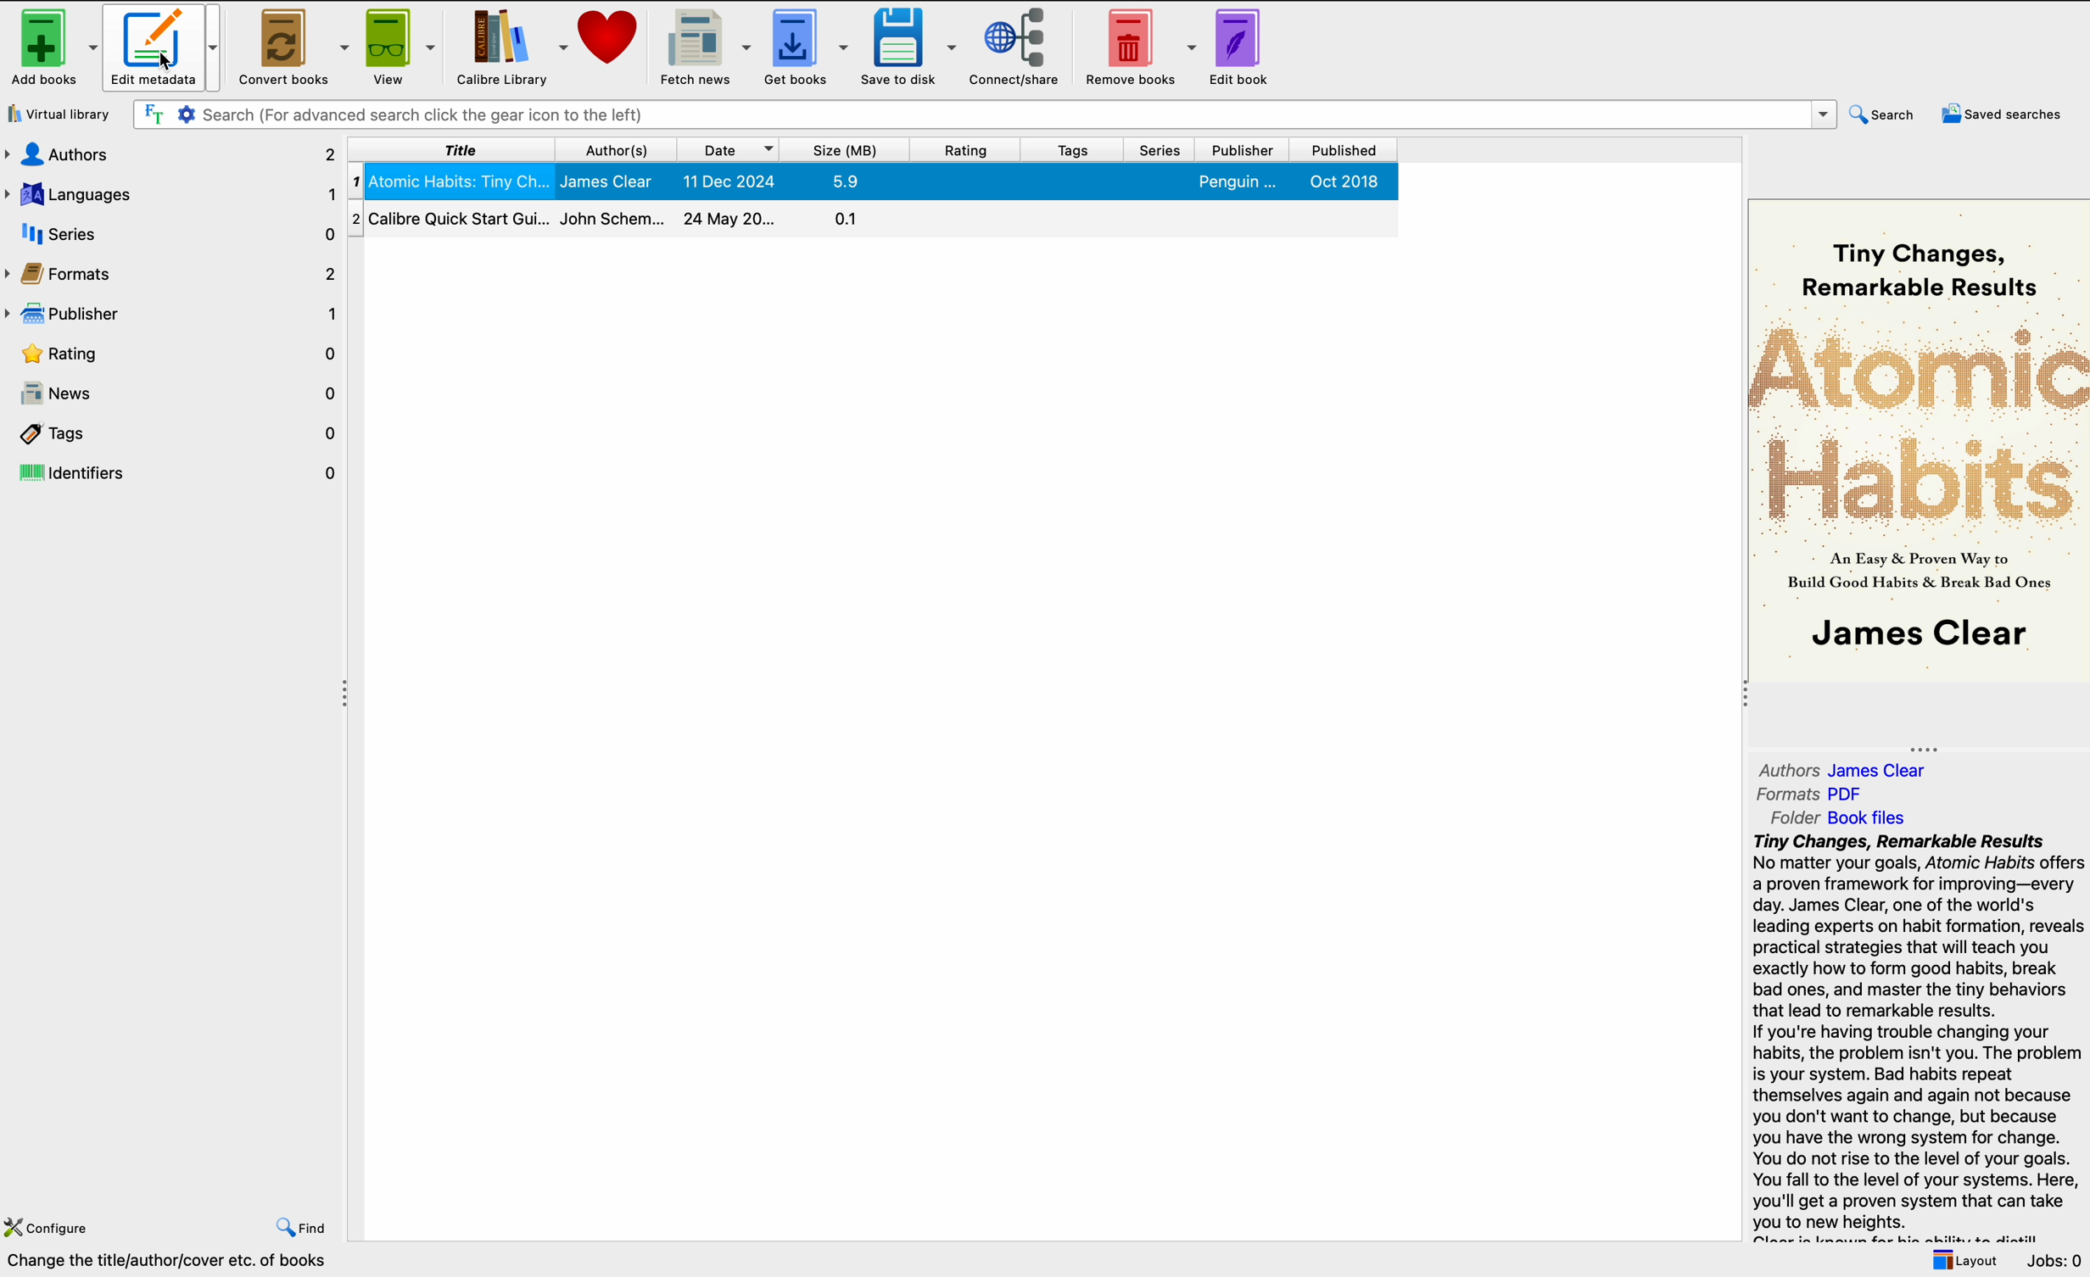 The height and width of the screenshot is (1277, 2090). Describe the element at coordinates (1844, 817) in the screenshot. I see `folder` at that location.